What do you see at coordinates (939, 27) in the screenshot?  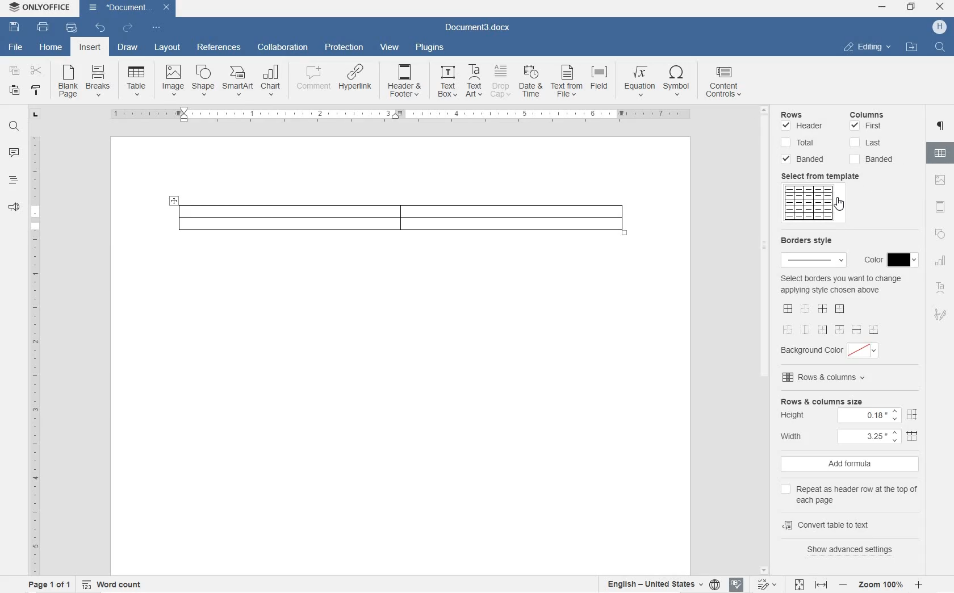 I see `HP` at bounding box center [939, 27].